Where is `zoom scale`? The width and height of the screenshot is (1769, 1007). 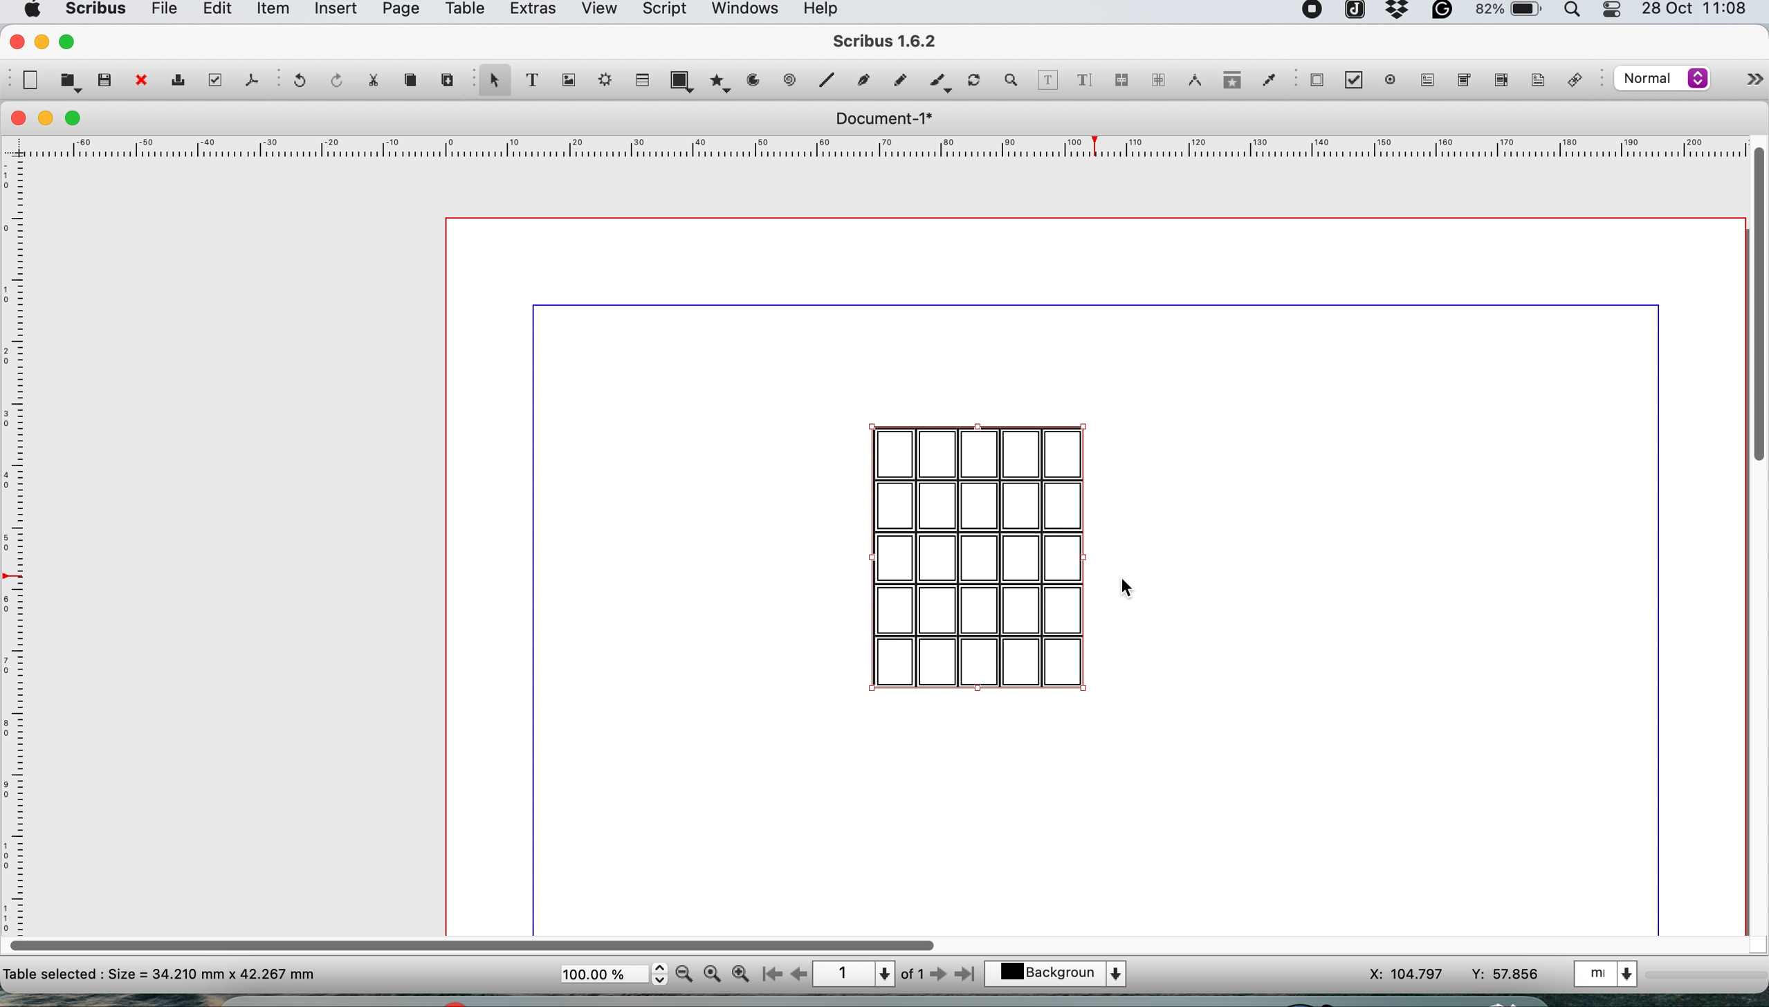
zoom scale is located at coordinates (613, 974).